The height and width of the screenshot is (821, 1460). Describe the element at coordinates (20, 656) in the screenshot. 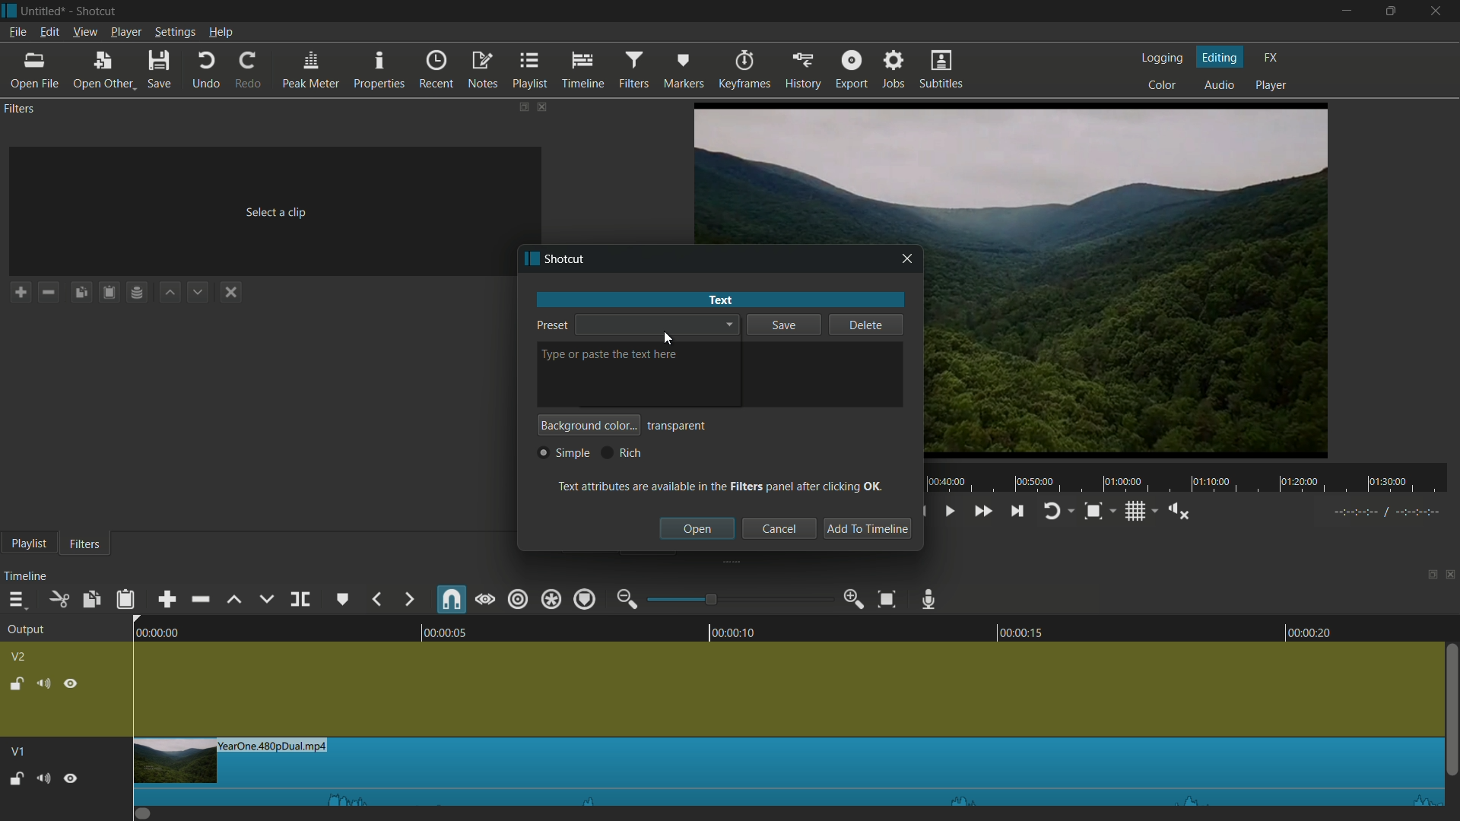

I see `v2` at that location.